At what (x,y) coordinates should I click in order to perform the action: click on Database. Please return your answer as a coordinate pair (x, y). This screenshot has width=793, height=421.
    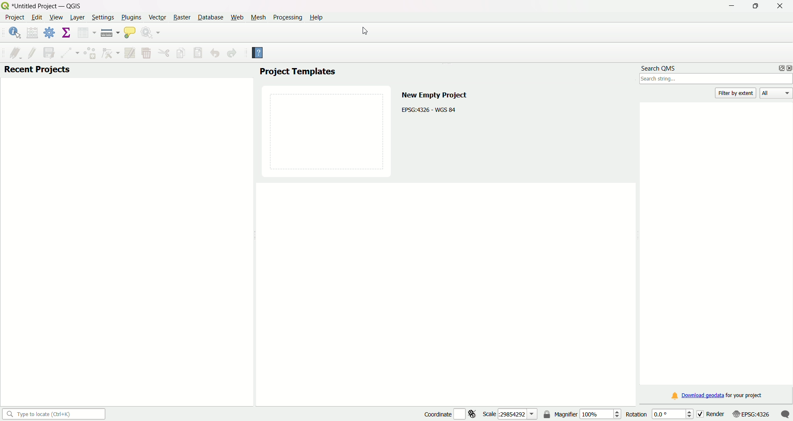
    Looking at the image, I should click on (210, 17).